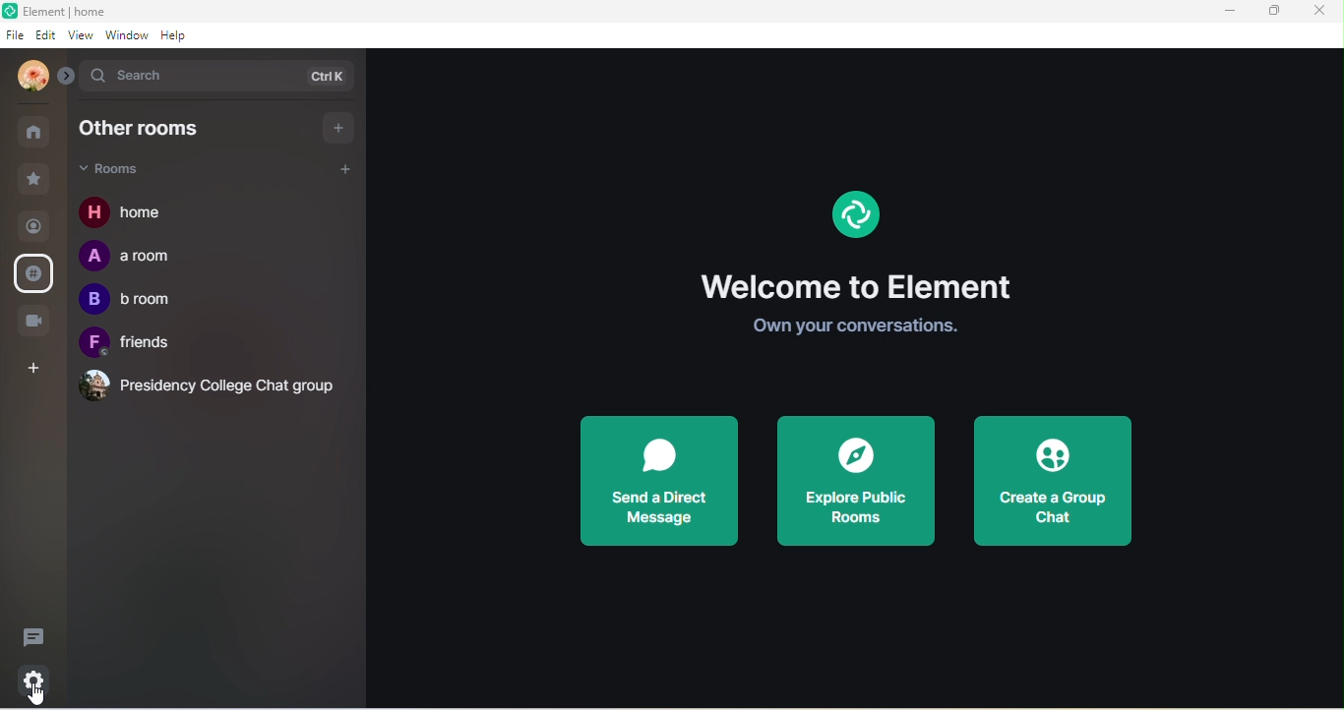 This screenshot has height=710, width=1344. I want to click on people, so click(33, 228).